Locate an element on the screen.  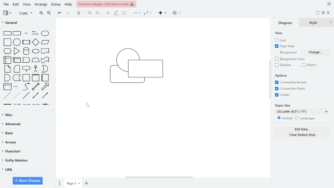
background color is located at coordinates (292, 59).